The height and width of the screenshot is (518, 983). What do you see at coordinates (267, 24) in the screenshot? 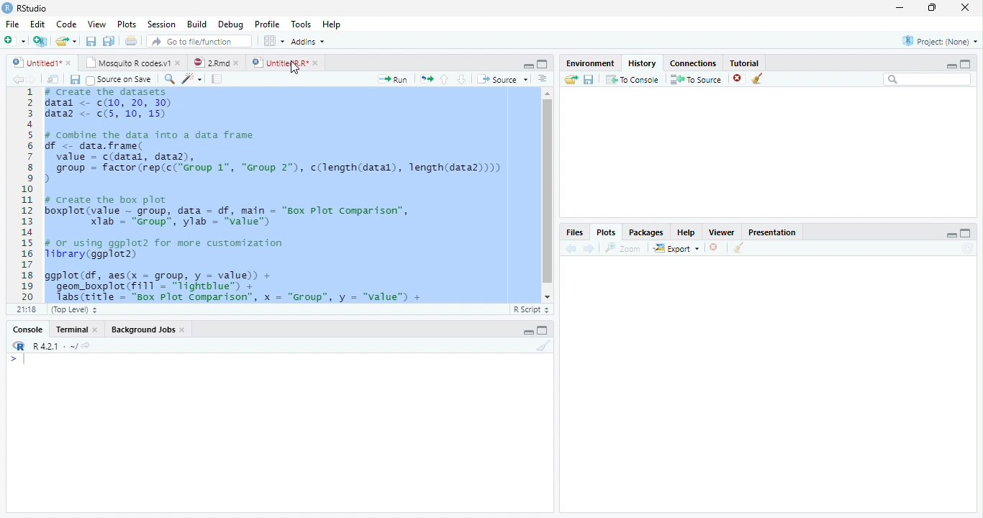
I see `Profile` at bounding box center [267, 24].